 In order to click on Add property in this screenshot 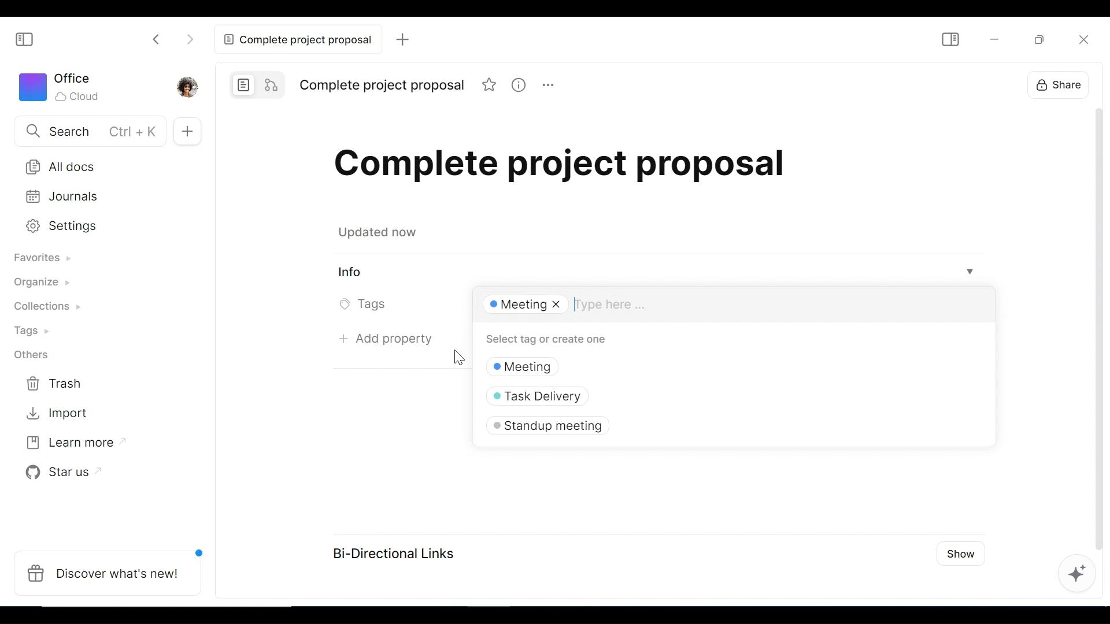, I will do `click(383, 342)`.